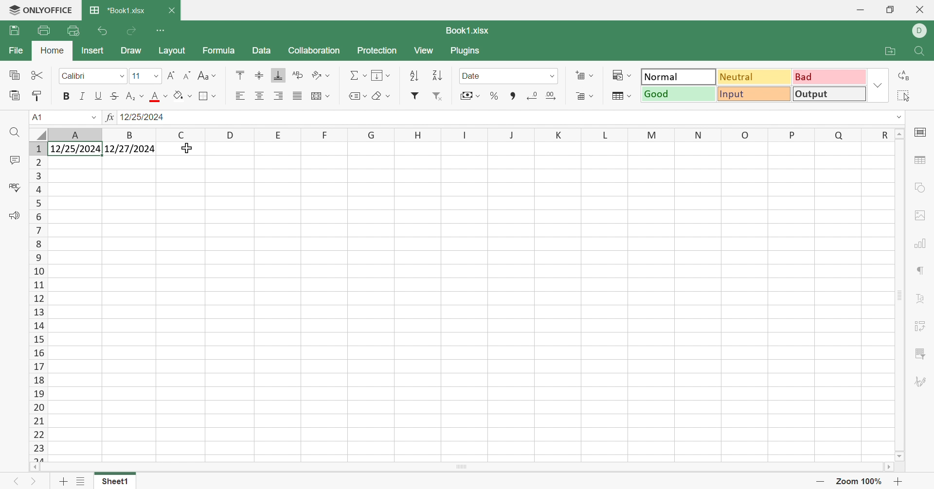  Describe the element at coordinates (886, 467) in the screenshot. I see `Scroll Right` at that location.